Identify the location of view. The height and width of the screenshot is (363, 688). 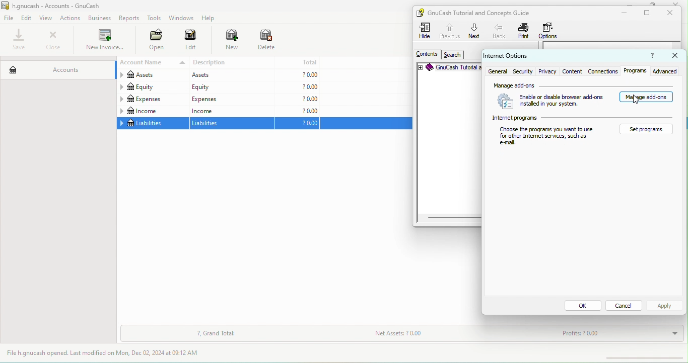
(47, 18).